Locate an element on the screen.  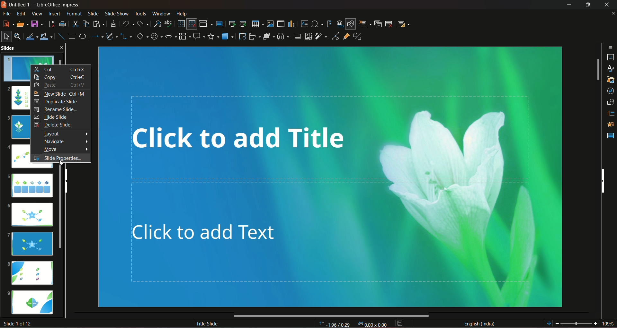
connectors is located at coordinates (126, 37).